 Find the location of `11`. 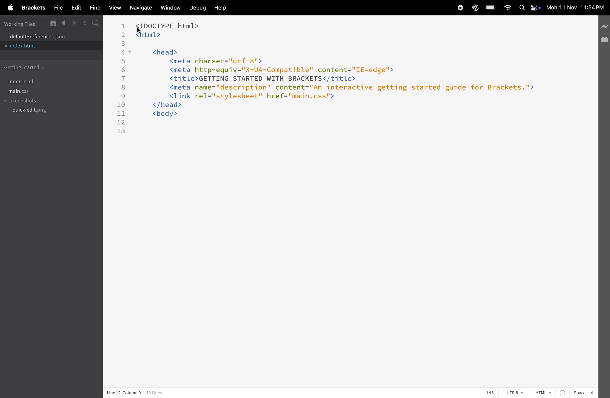

11 is located at coordinates (121, 113).